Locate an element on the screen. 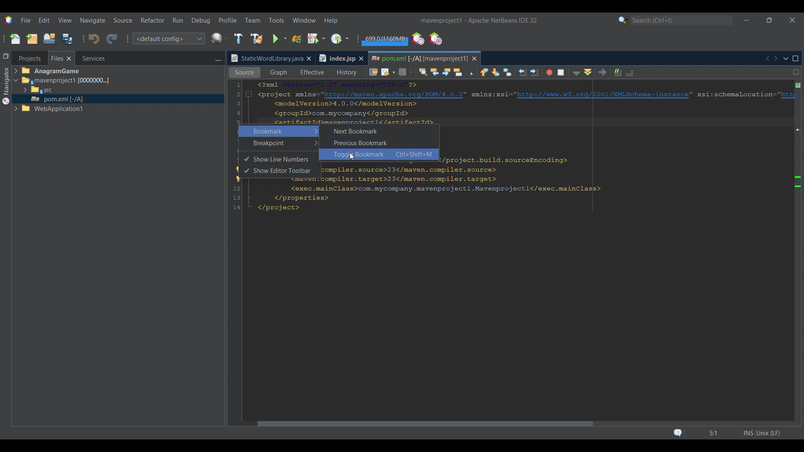 Image resolution: width=804 pixels, height=452 pixels. Debug main project is located at coordinates (316, 39).